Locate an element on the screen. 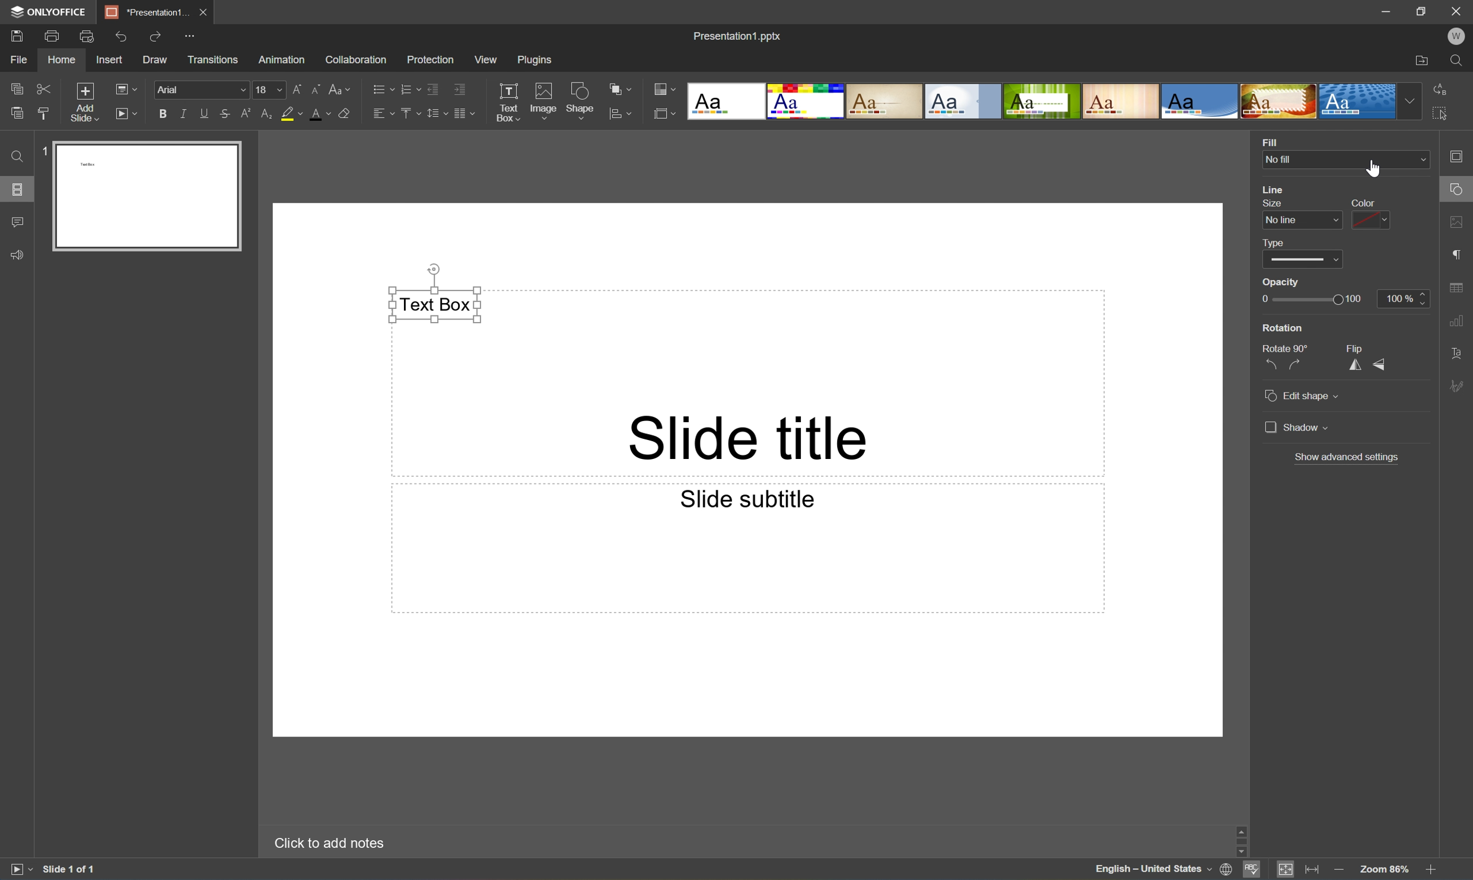  Scroll Bar is located at coordinates (1433, 838).